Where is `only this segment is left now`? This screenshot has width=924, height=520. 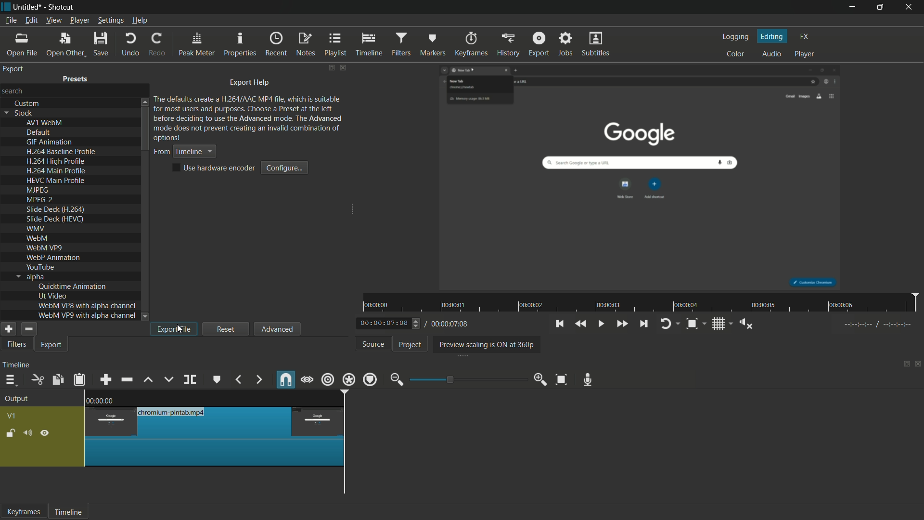 only this segment is left now is located at coordinates (215, 436).